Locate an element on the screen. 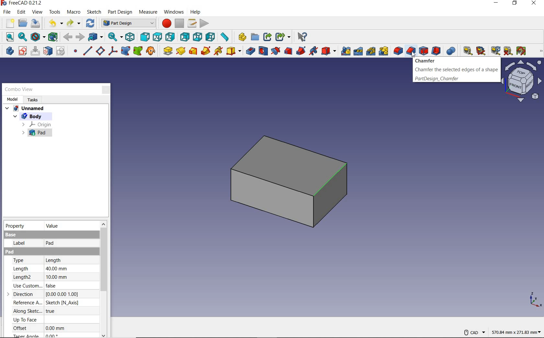  linear pattern is located at coordinates (358, 52).